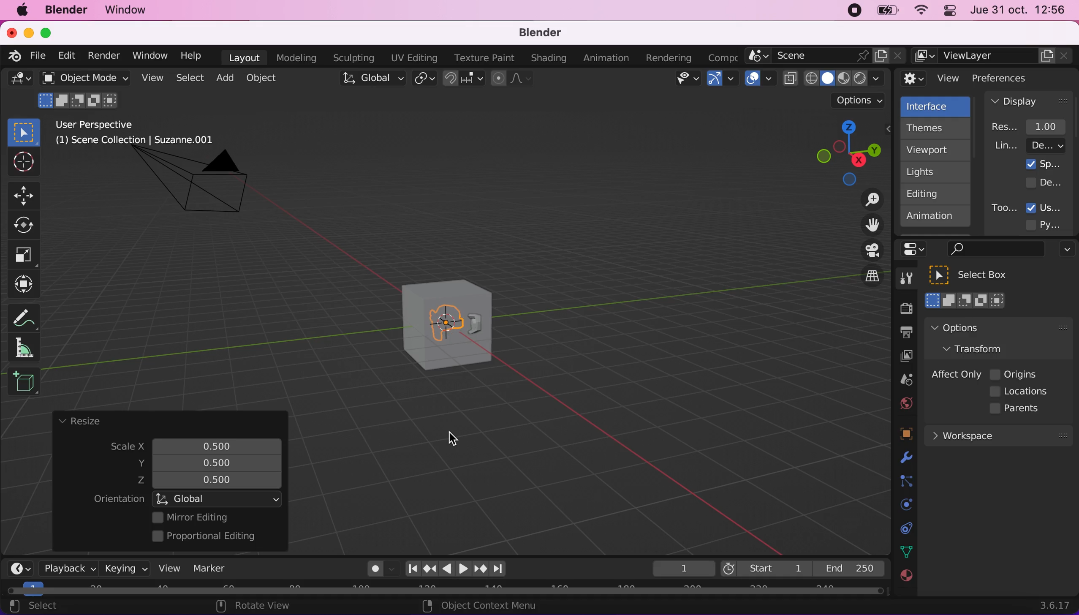 The height and width of the screenshot is (615, 1079). What do you see at coordinates (1051, 207) in the screenshot?
I see `user tooltips` at bounding box center [1051, 207].